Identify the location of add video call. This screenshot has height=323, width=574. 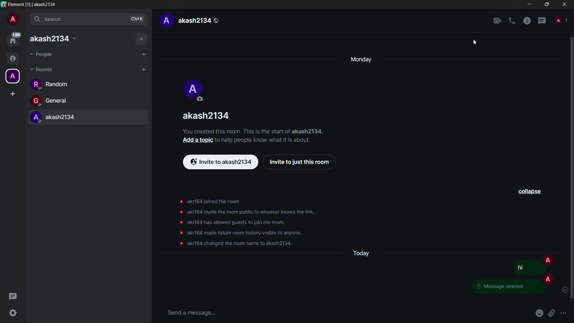
(497, 21).